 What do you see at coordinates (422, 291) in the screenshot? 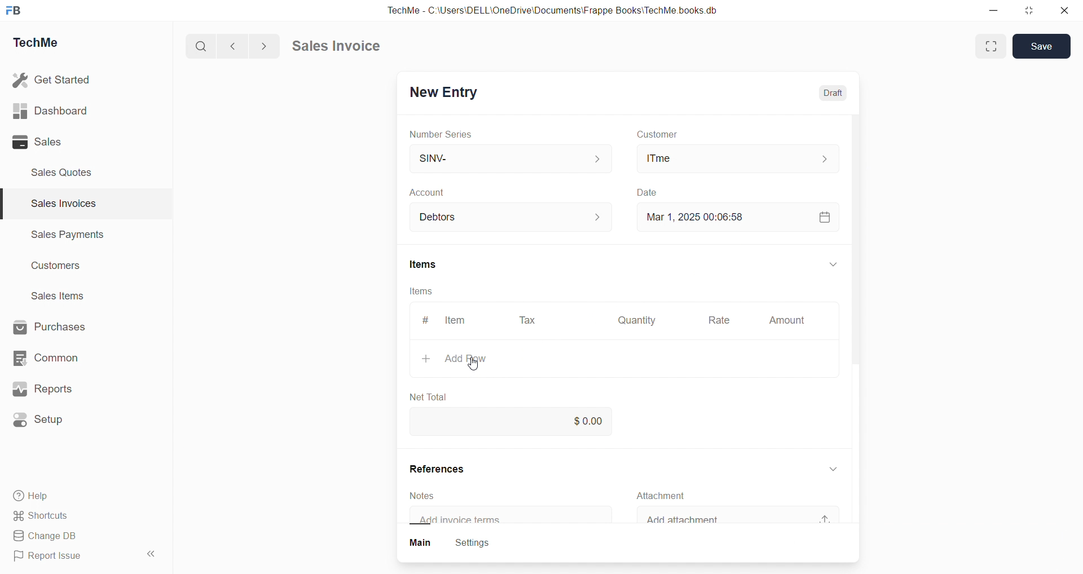
I see `Items` at bounding box center [422, 291].